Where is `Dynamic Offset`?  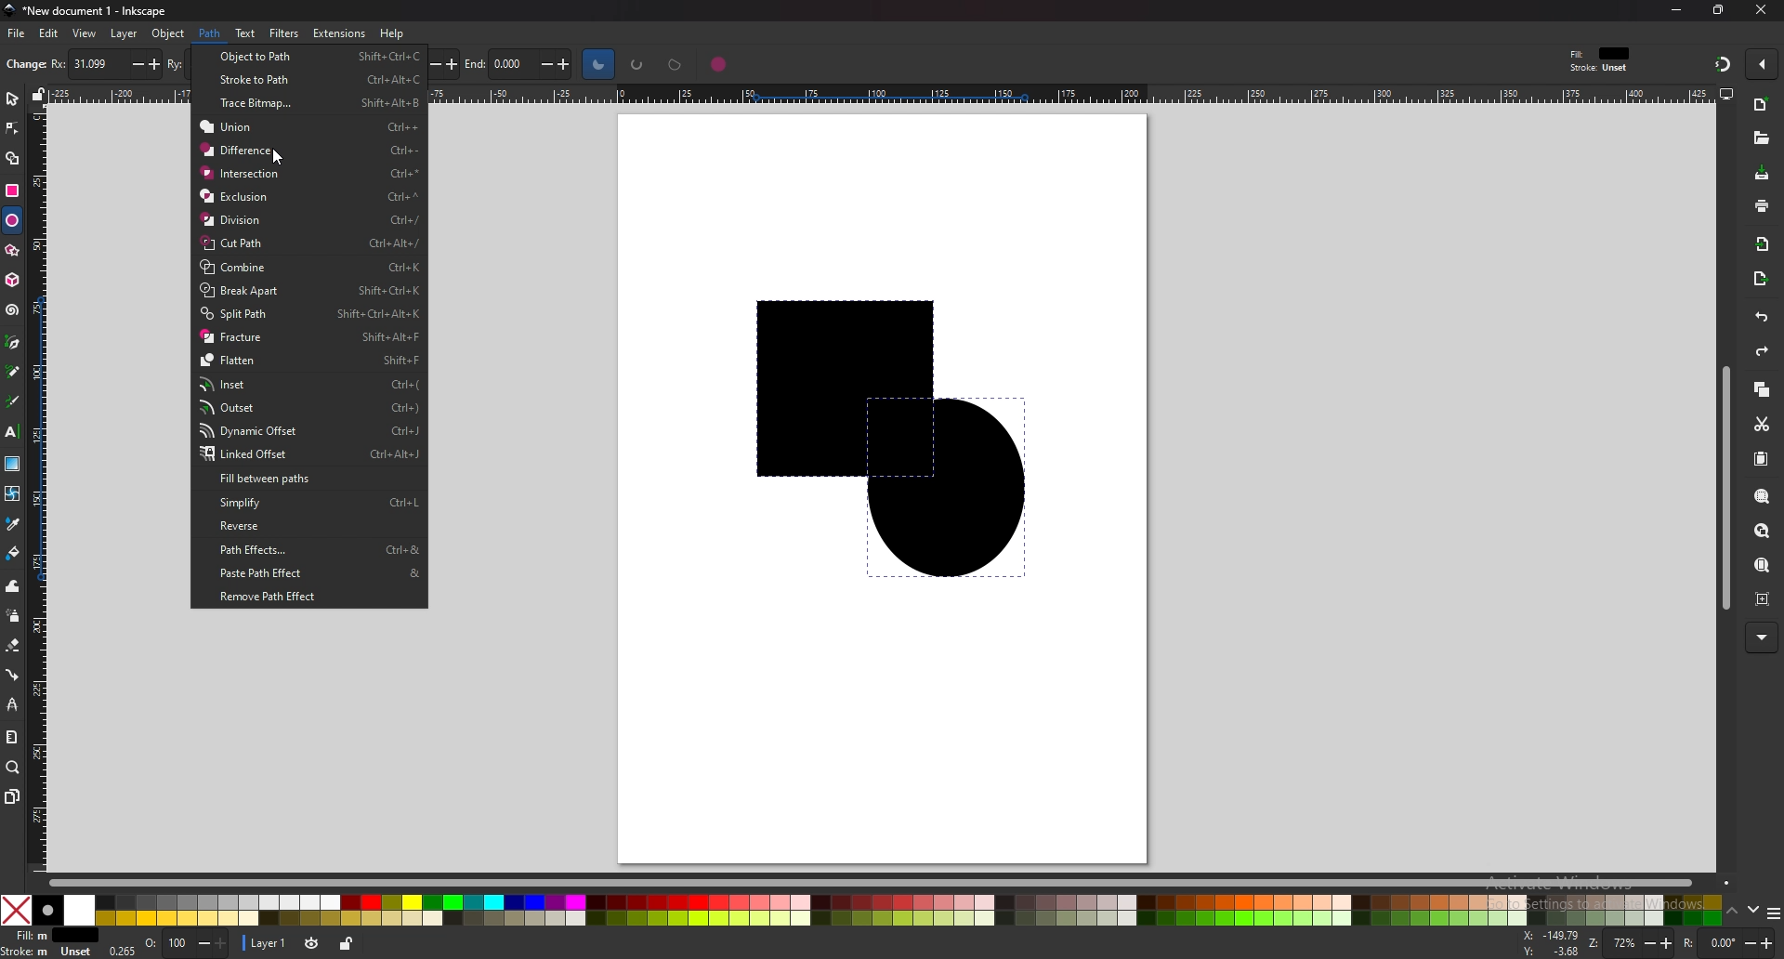 Dynamic Offset is located at coordinates (308, 431).